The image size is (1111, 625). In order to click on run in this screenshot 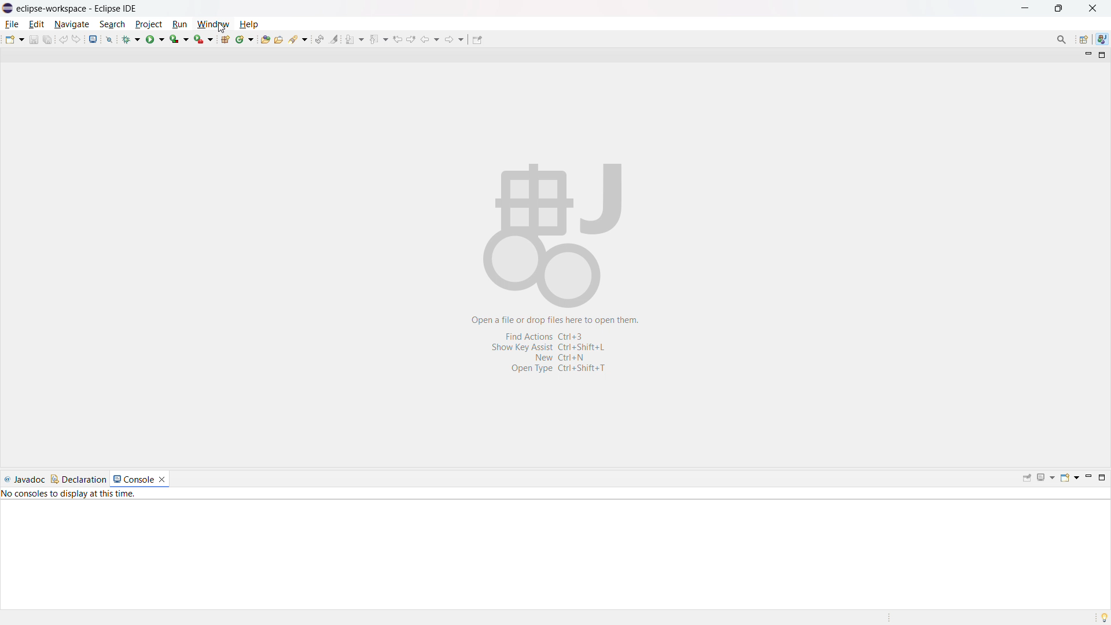, I will do `click(156, 39)`.